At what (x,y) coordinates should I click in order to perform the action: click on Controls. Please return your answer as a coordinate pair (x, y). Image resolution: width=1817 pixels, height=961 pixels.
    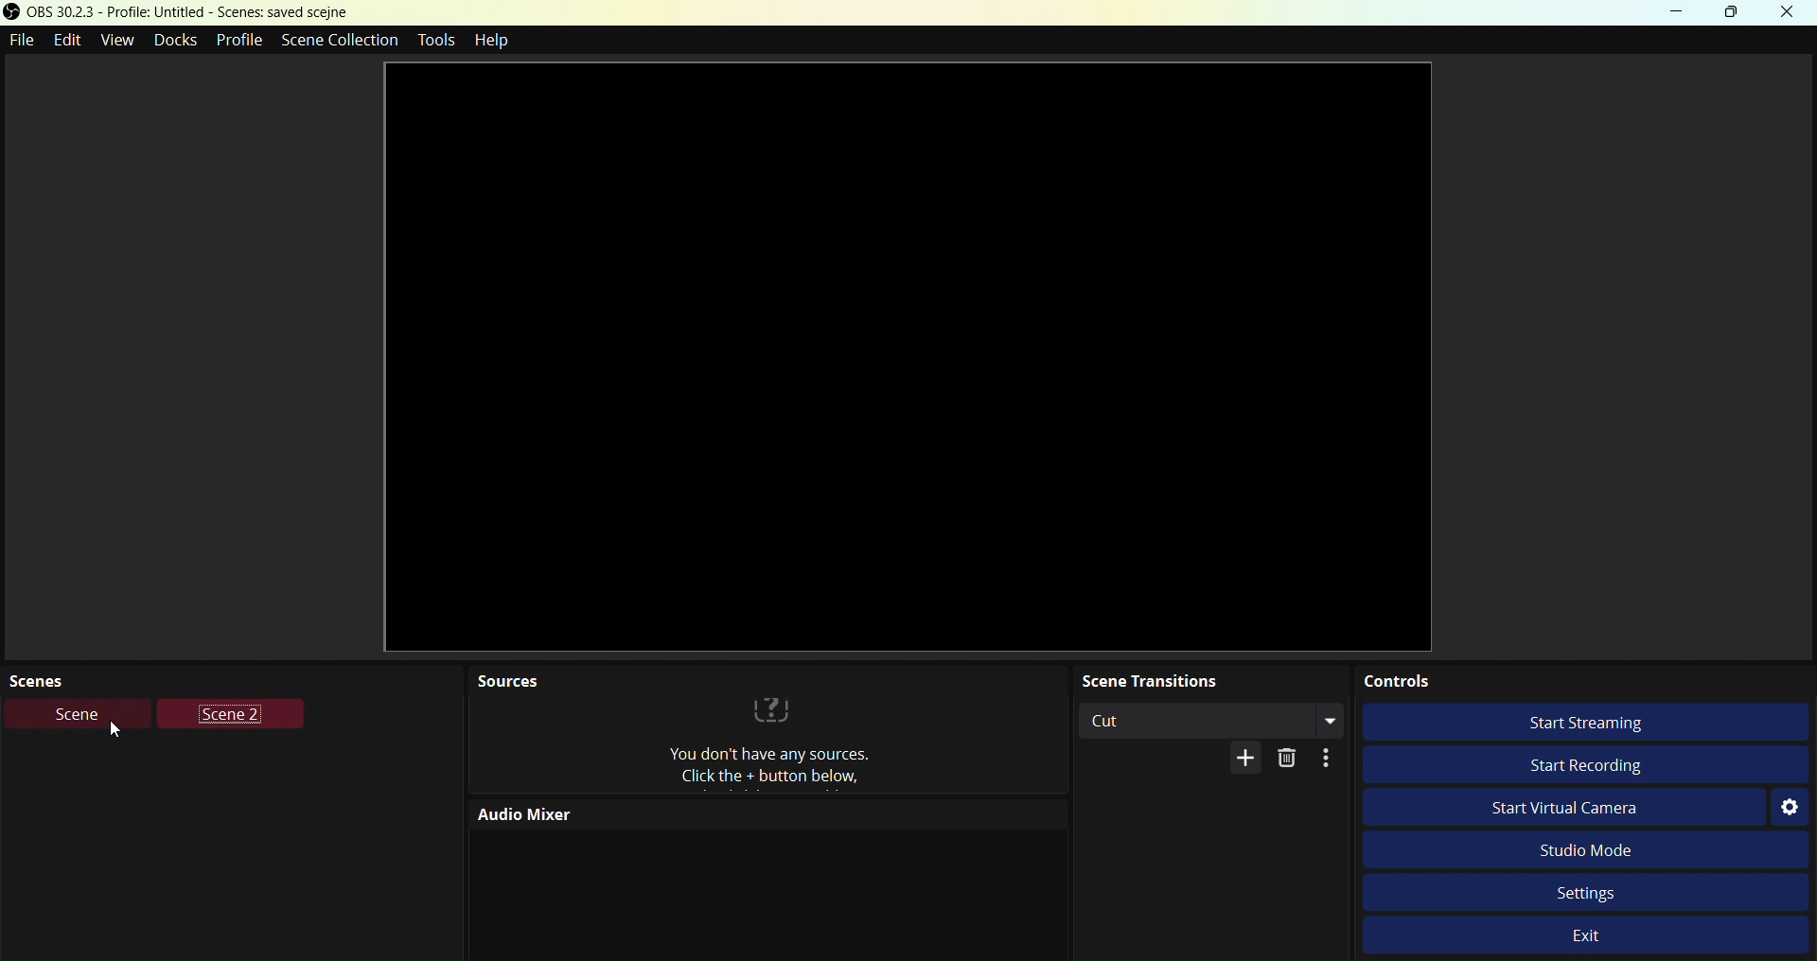
    Looking at the image, I should click on (1584, 681).